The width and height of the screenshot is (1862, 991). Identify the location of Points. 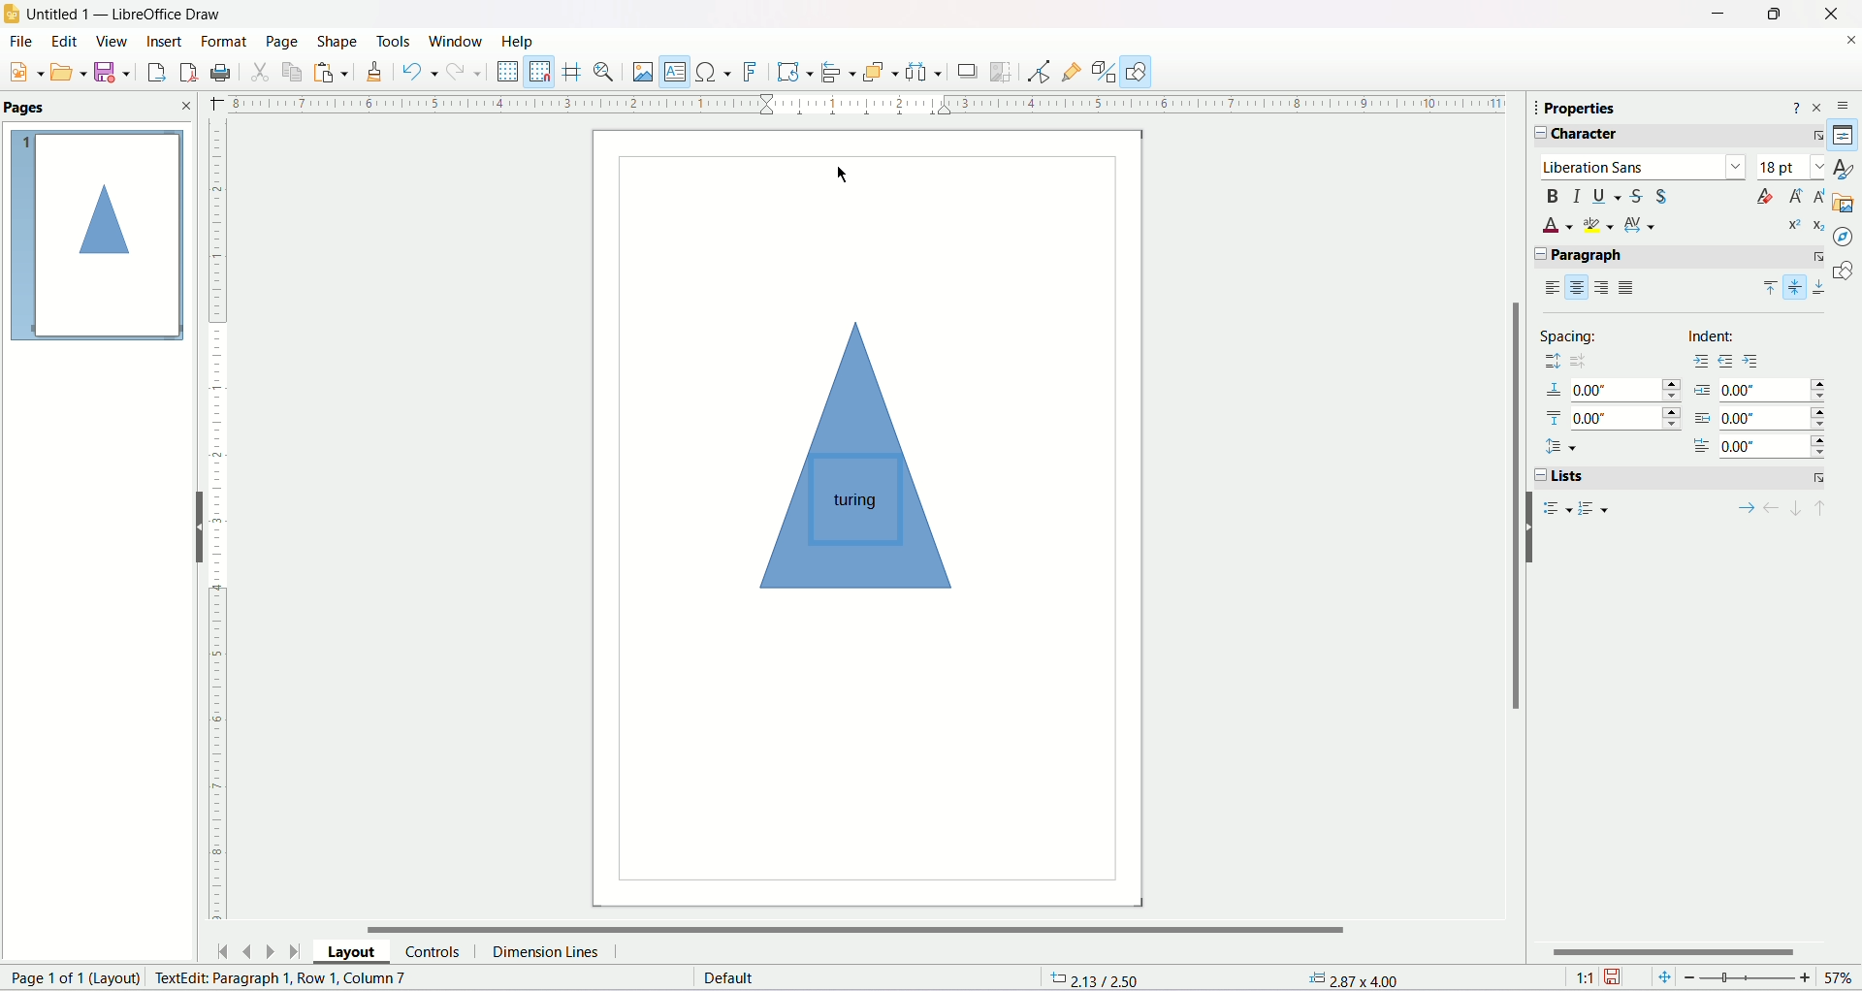
(1039, 71).